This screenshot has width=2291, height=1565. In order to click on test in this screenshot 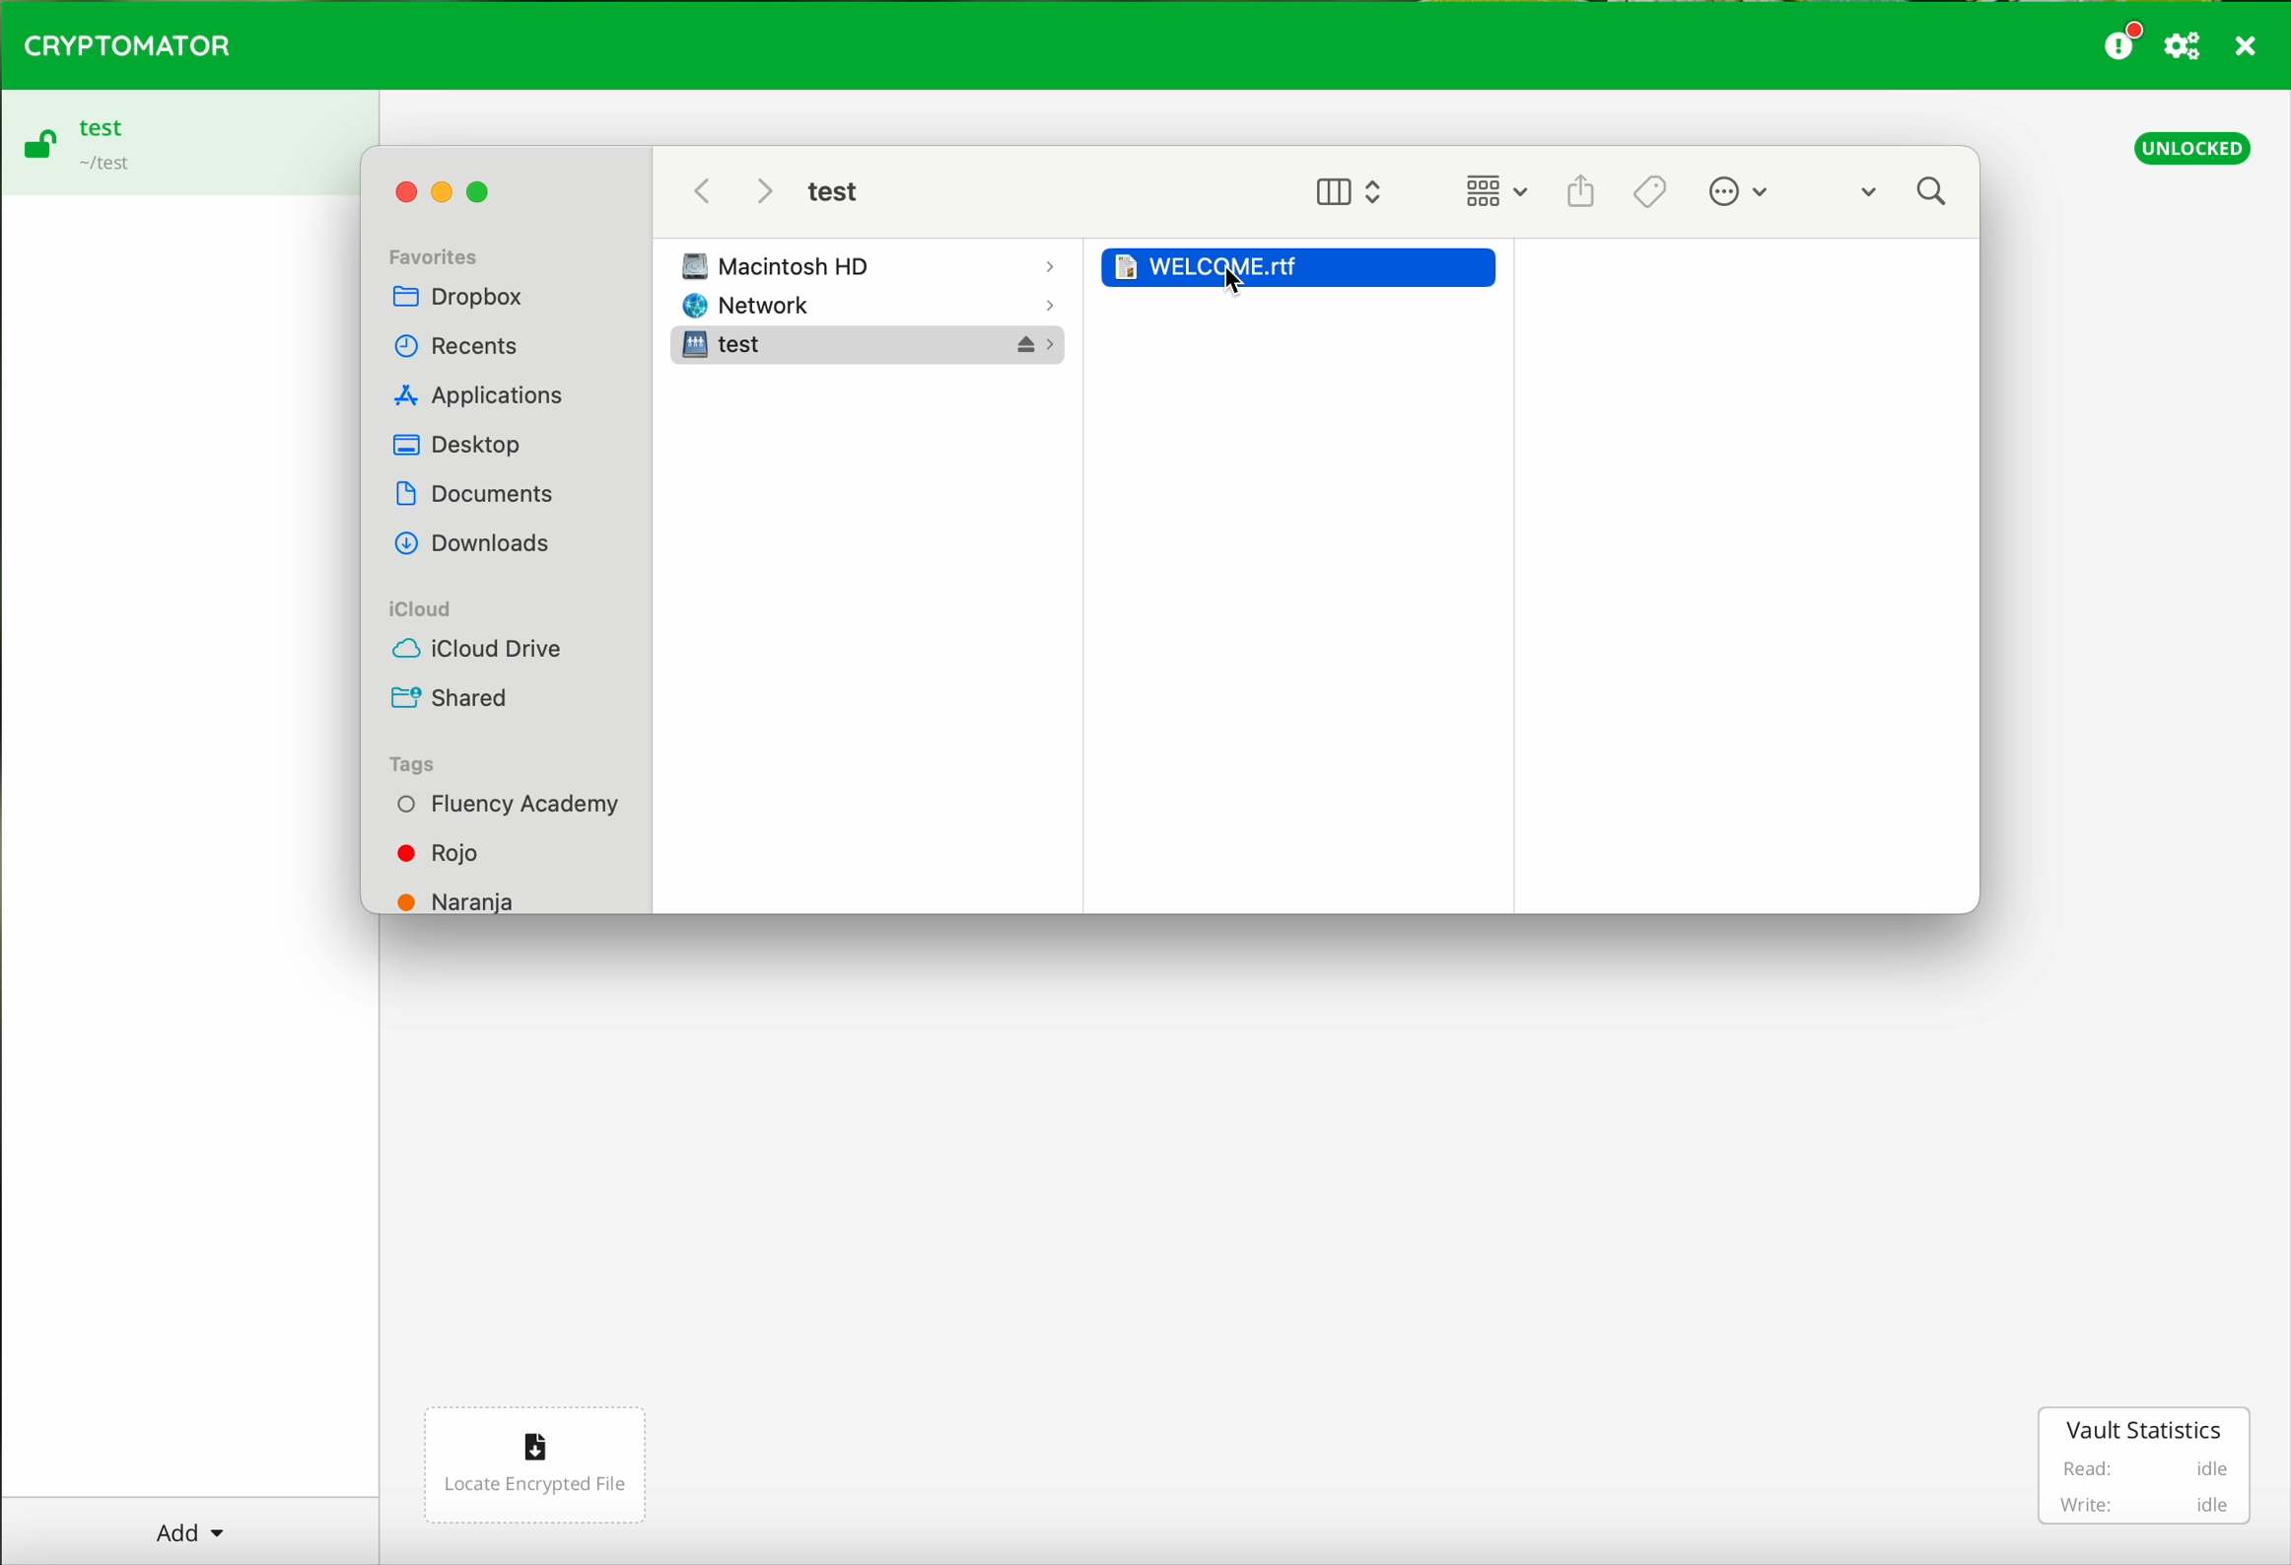, I will do `click(874, 347)`.